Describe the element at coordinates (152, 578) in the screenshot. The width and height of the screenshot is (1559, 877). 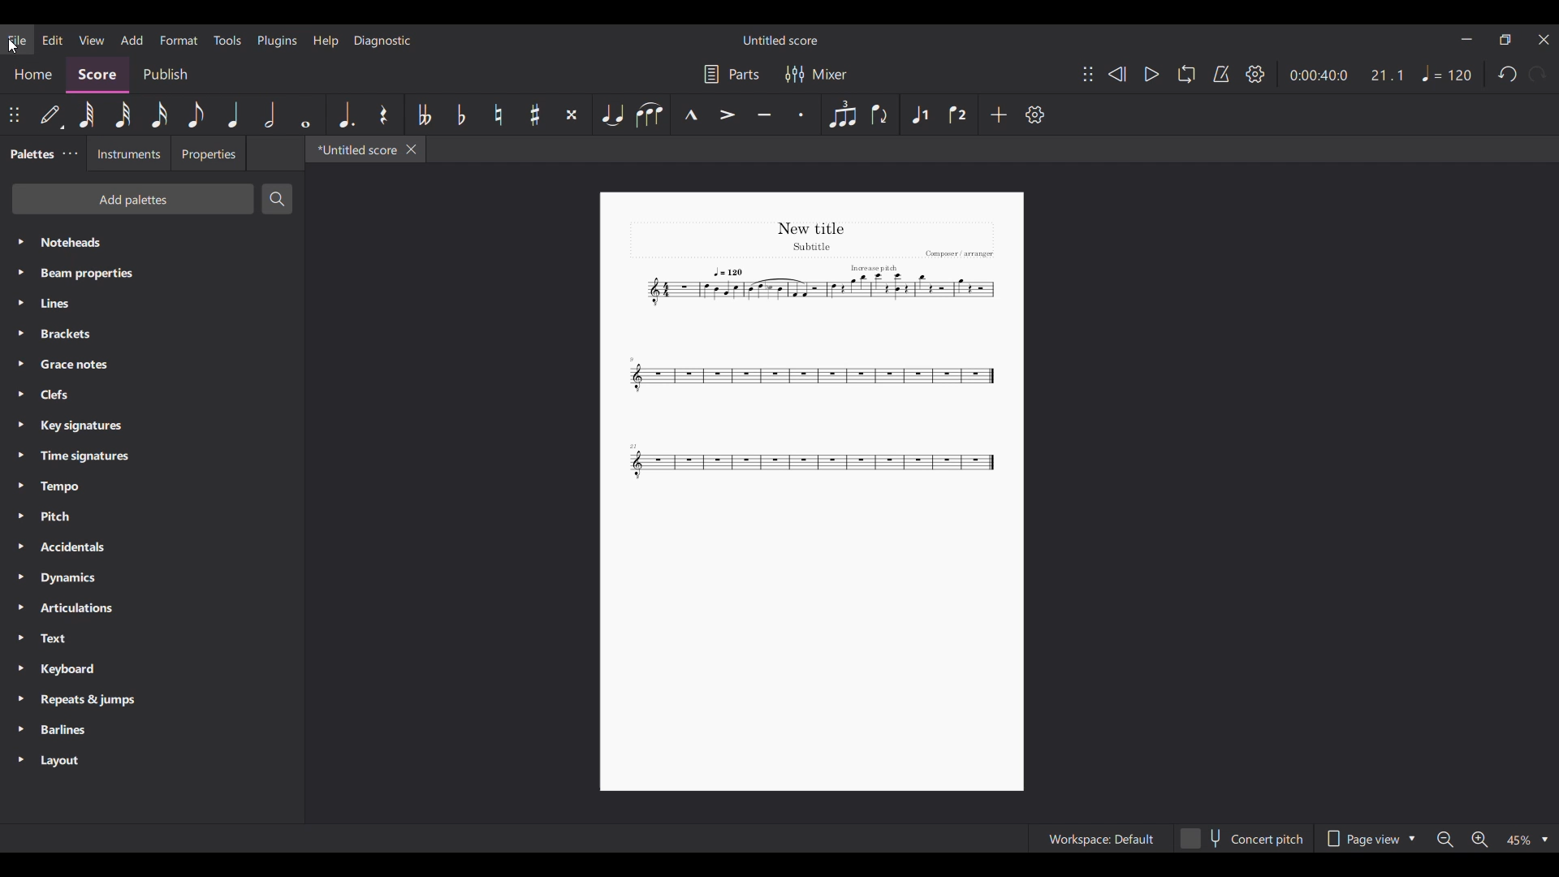
I see `Dynamics` at that location.